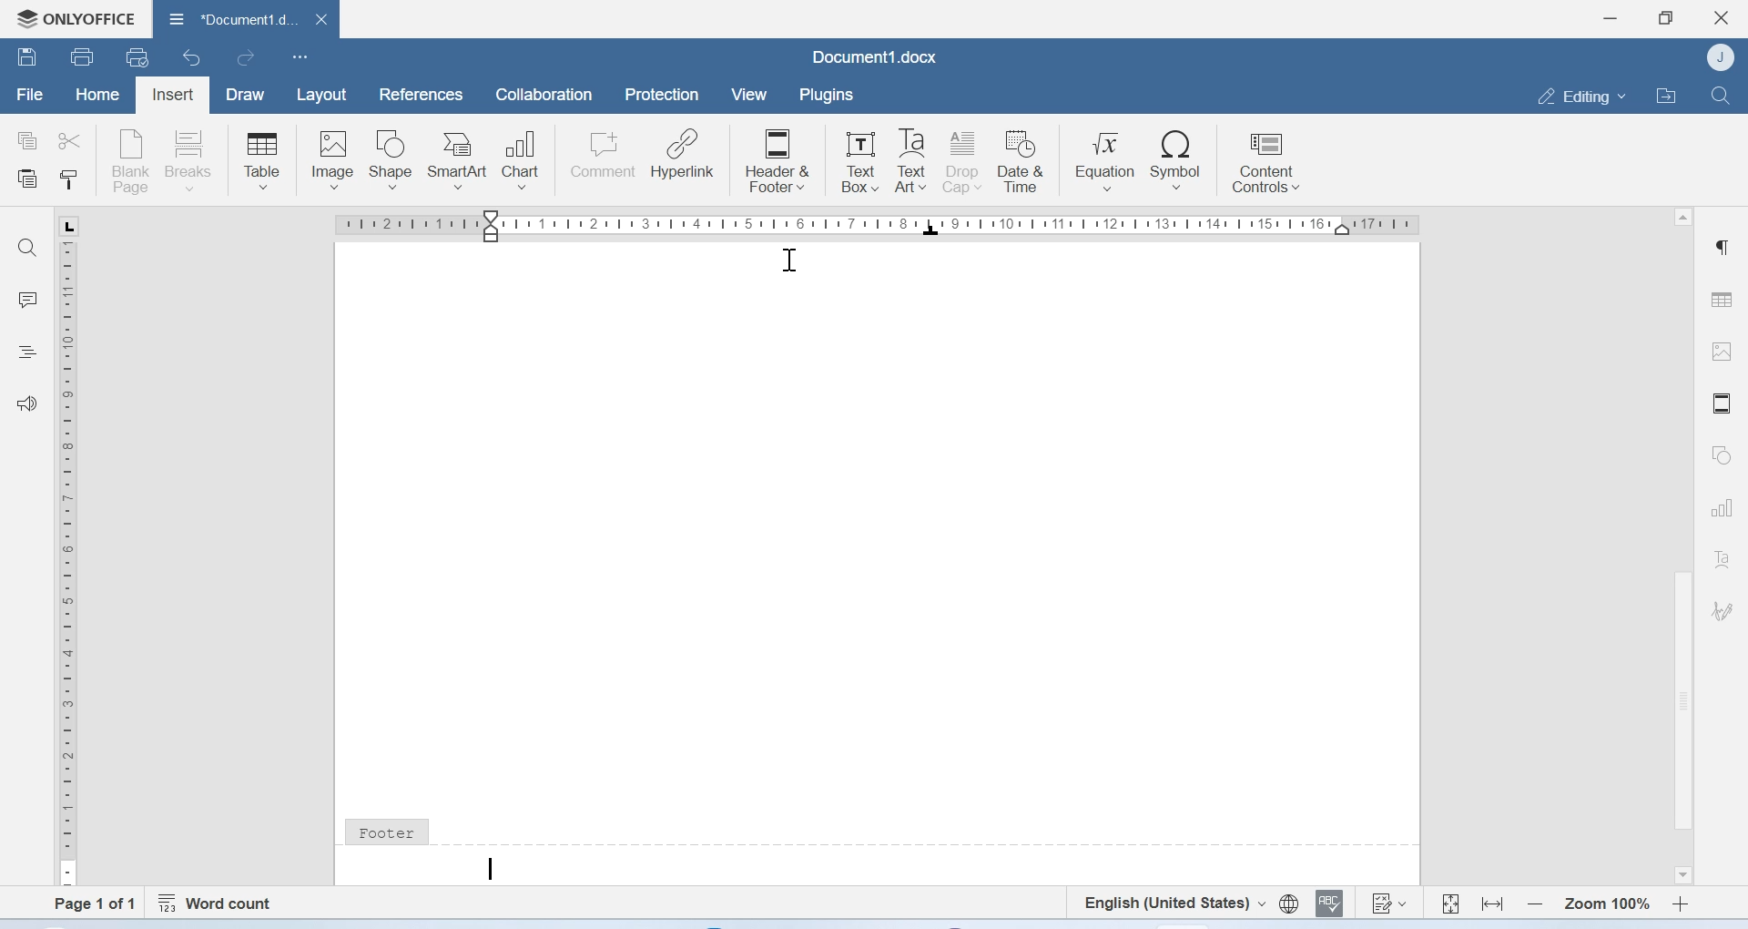  I want to click on Zoom out, so click(1534, 903).